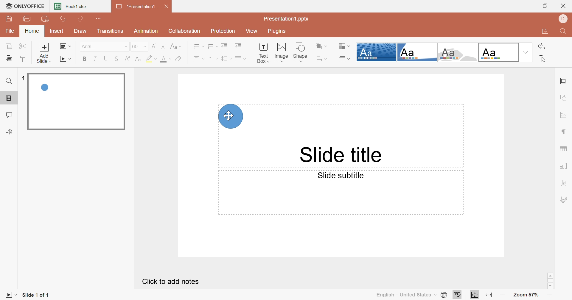 The height and width of the screenshot is (300, 572). I want to click on Redo, so click(81, 19).